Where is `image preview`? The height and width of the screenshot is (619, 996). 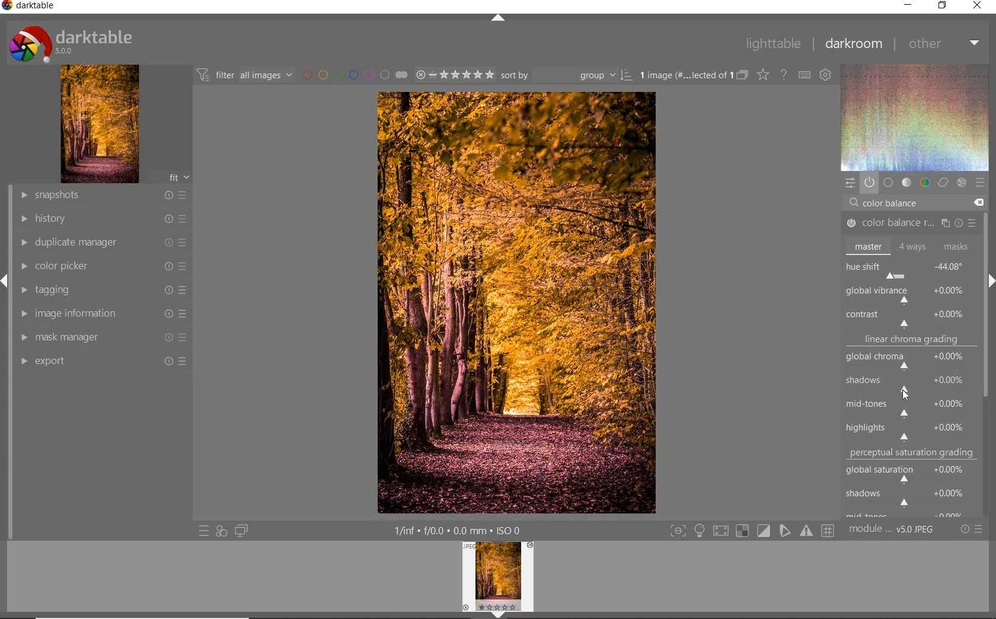 image preview is located at coordinates (497, 580).